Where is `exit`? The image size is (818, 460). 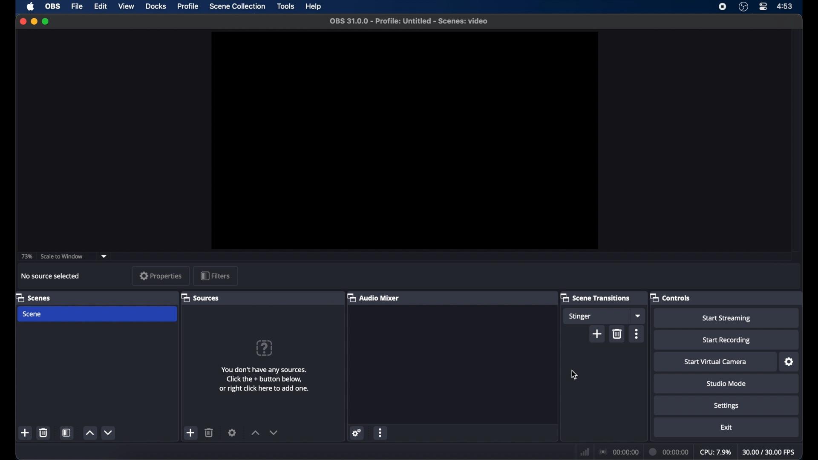 exit is located at coordinates (726, 427).